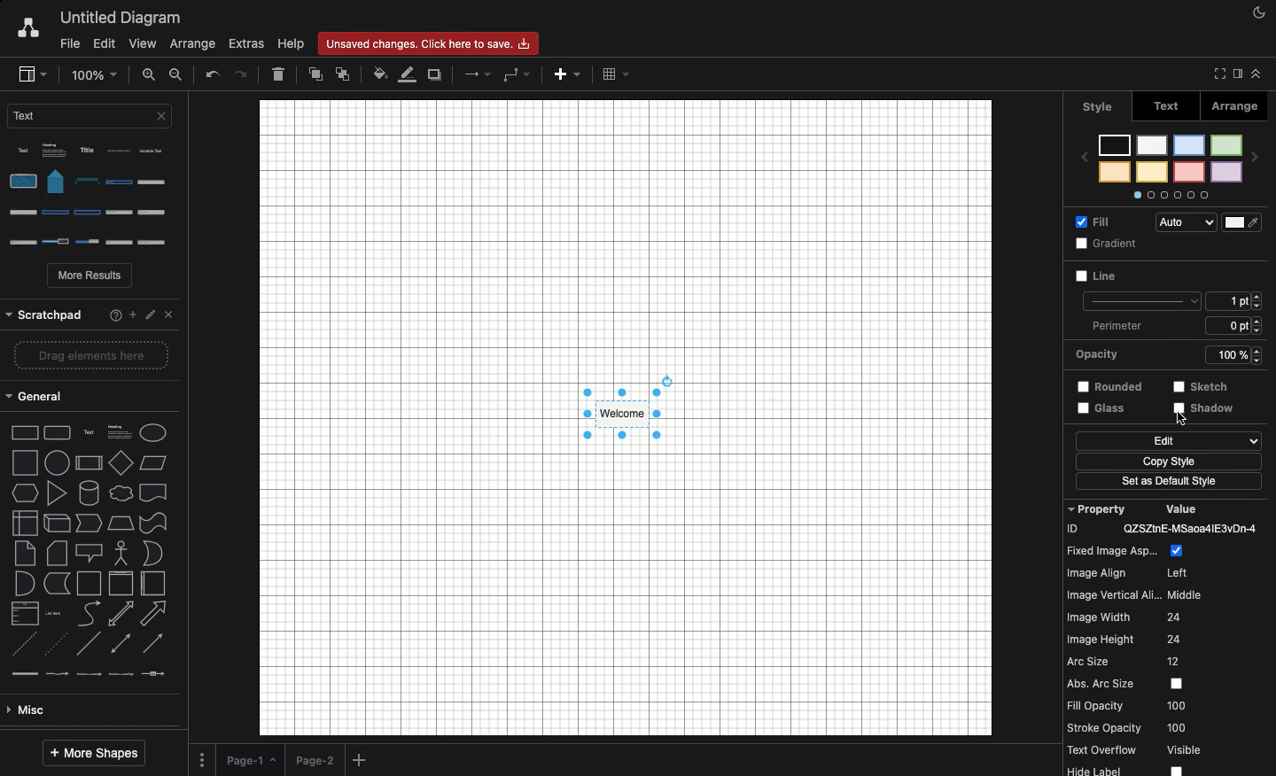 Image resolution: width=1276 pixels, height=776 pixels. Describe the element at coordinates (1167, 108) in the screenshot. I see `Text` at that location.